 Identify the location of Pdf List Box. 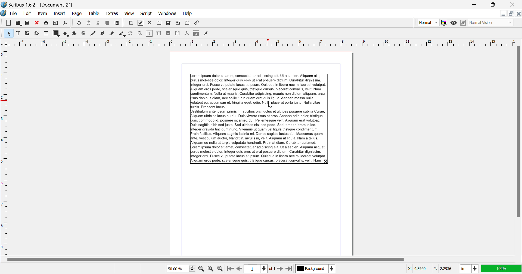
(178, 23).